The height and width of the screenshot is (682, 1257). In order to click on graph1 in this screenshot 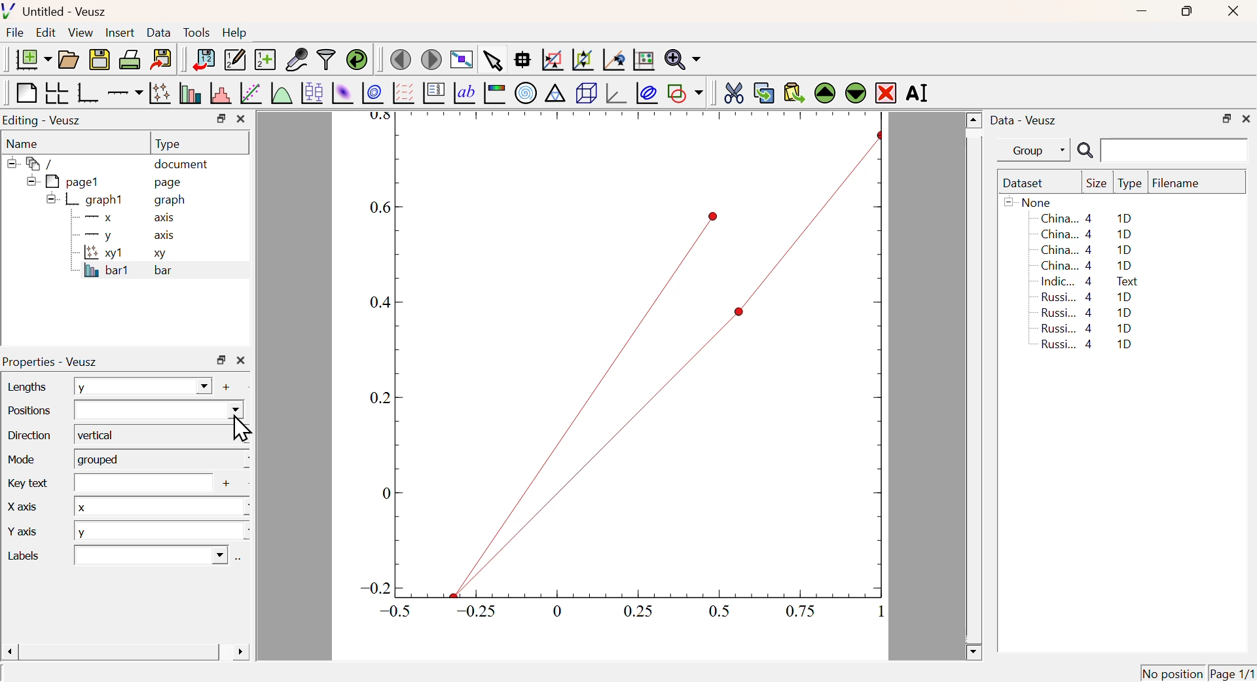, I will do `click(86, 199)`.